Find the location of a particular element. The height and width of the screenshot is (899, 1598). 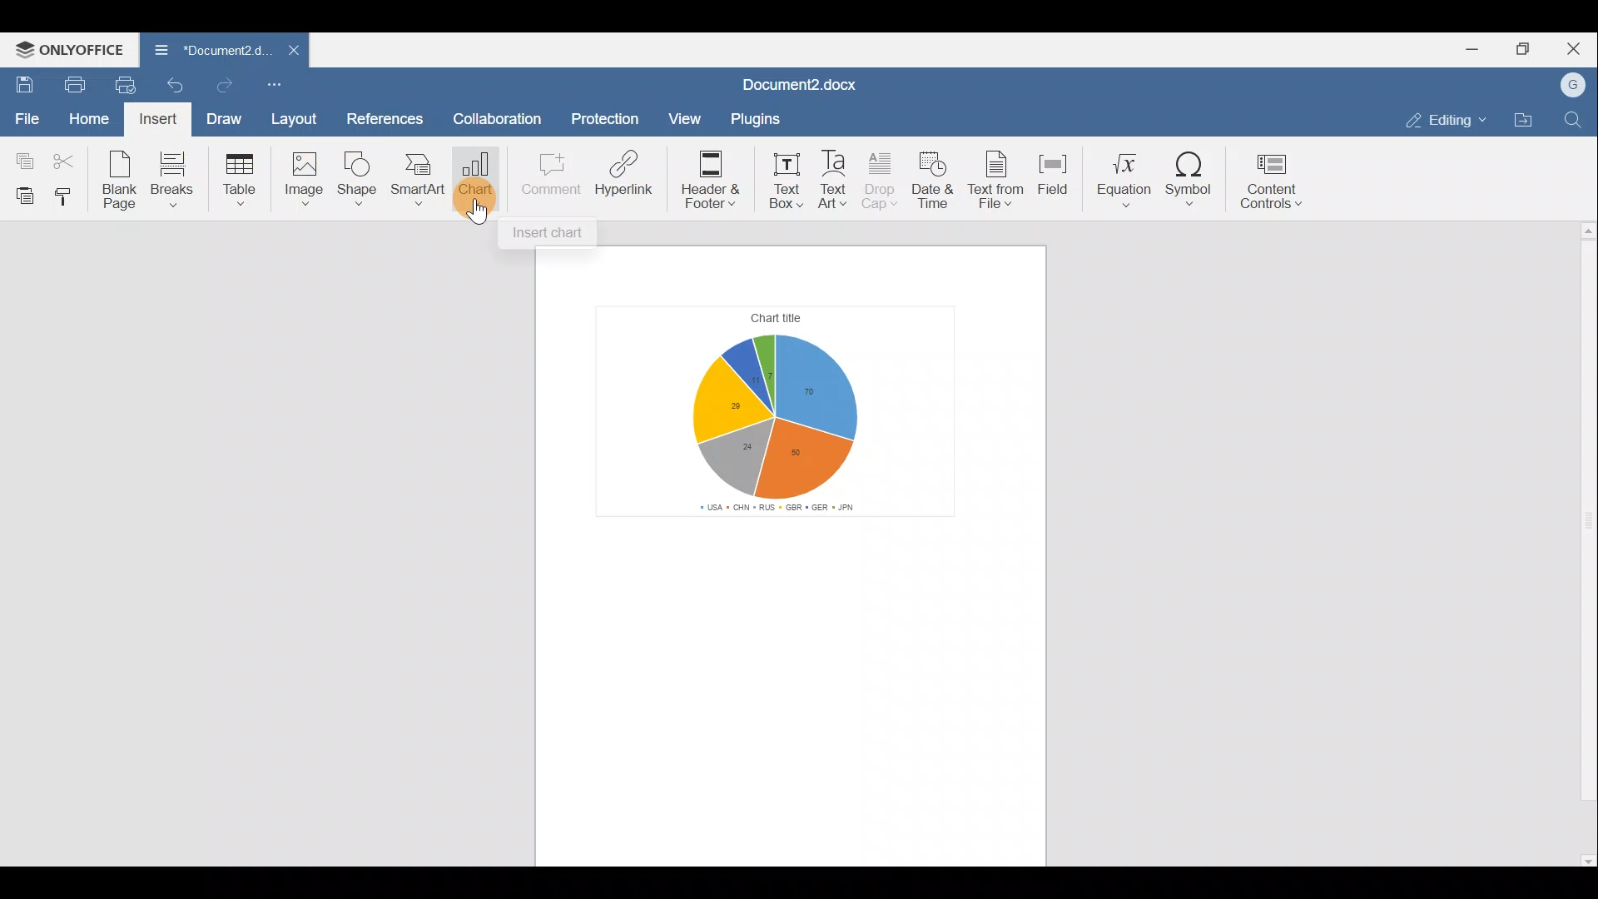

Scroll bar is located at coordinates (1584, 546).